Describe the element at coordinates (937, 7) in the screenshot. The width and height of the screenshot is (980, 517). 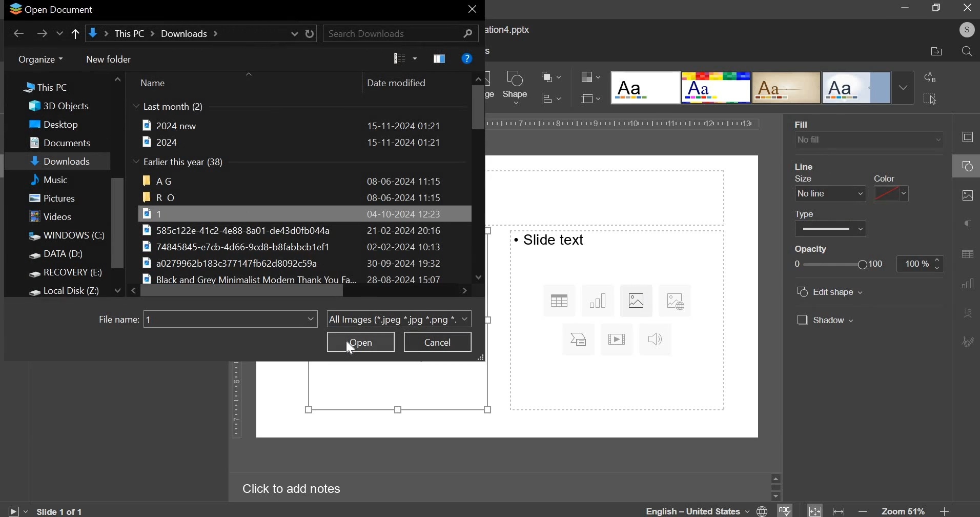
I see `maximize` at that location.